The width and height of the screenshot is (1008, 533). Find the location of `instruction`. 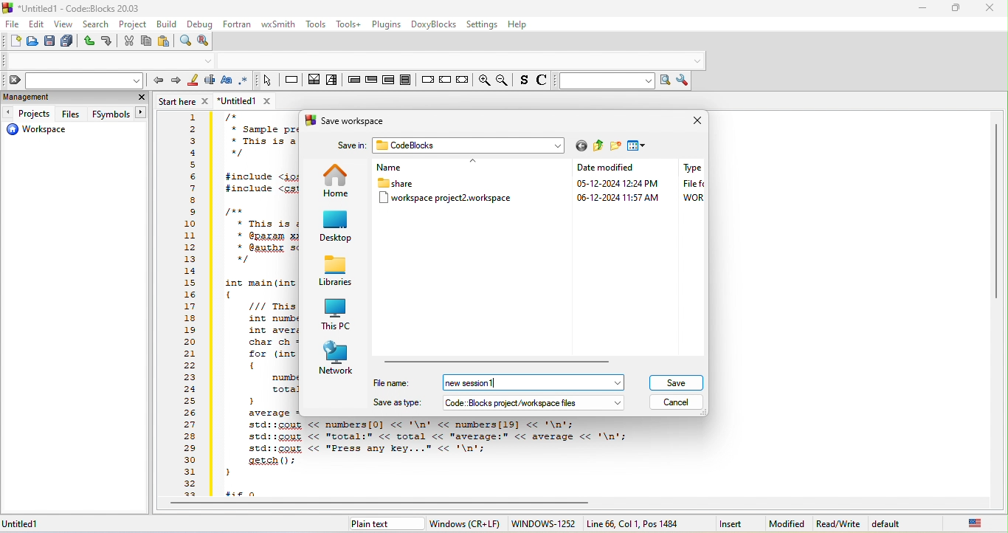

instruction is located at coordinates (291, 80).